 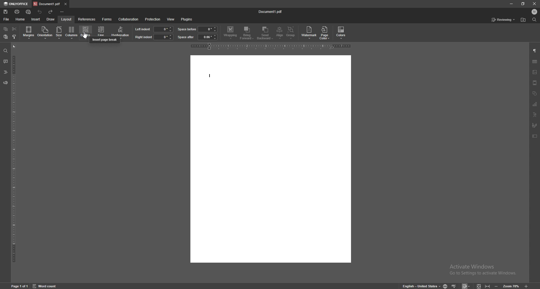 I want to click on table, so click(x=535, y=61).